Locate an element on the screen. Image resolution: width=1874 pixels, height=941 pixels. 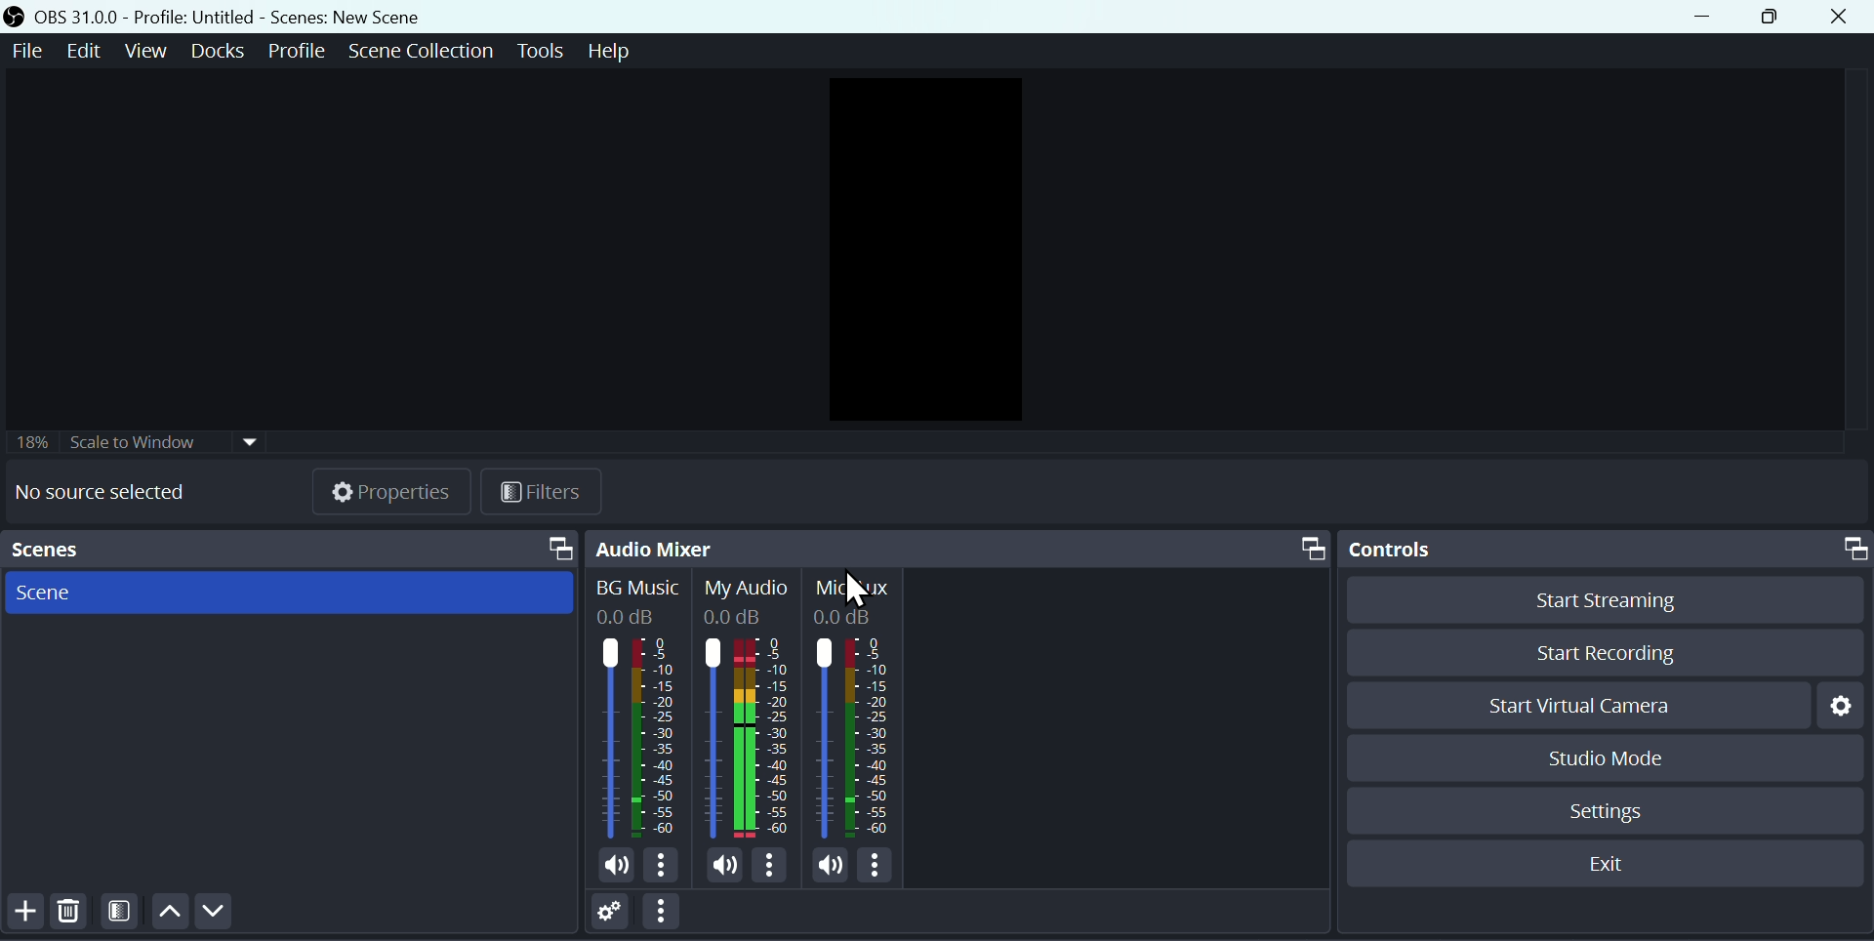
Edit is located at coordinates (88, 51).